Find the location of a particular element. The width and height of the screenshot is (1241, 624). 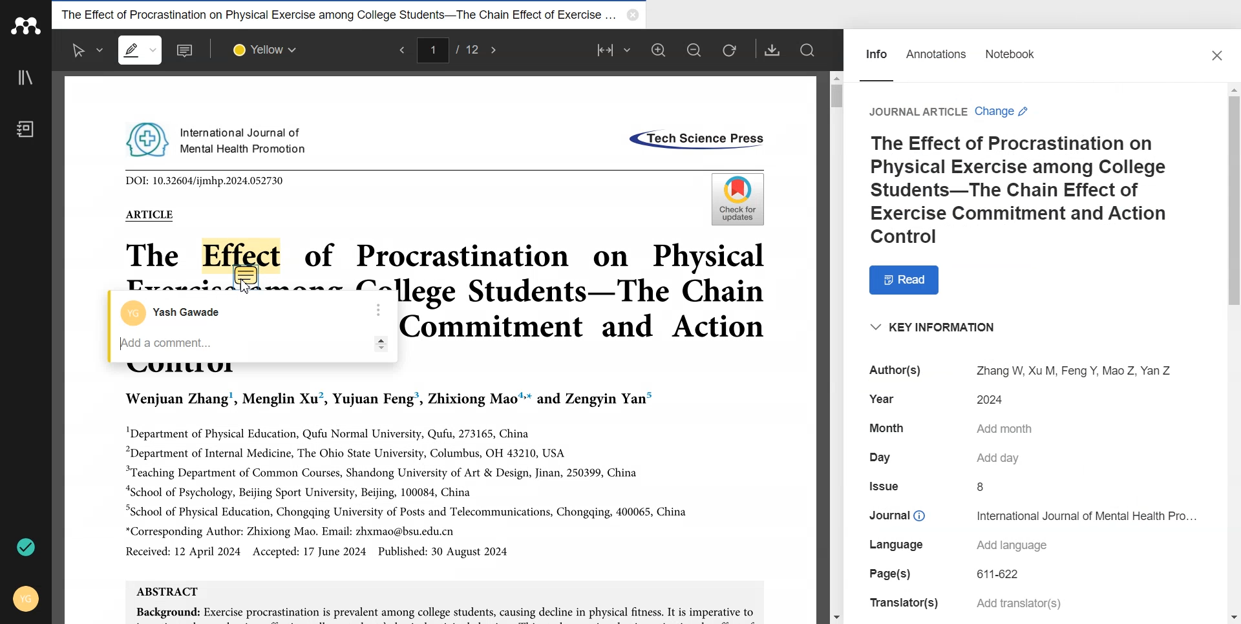

Vertical Scroll bar is located at coordinates (836, 346).